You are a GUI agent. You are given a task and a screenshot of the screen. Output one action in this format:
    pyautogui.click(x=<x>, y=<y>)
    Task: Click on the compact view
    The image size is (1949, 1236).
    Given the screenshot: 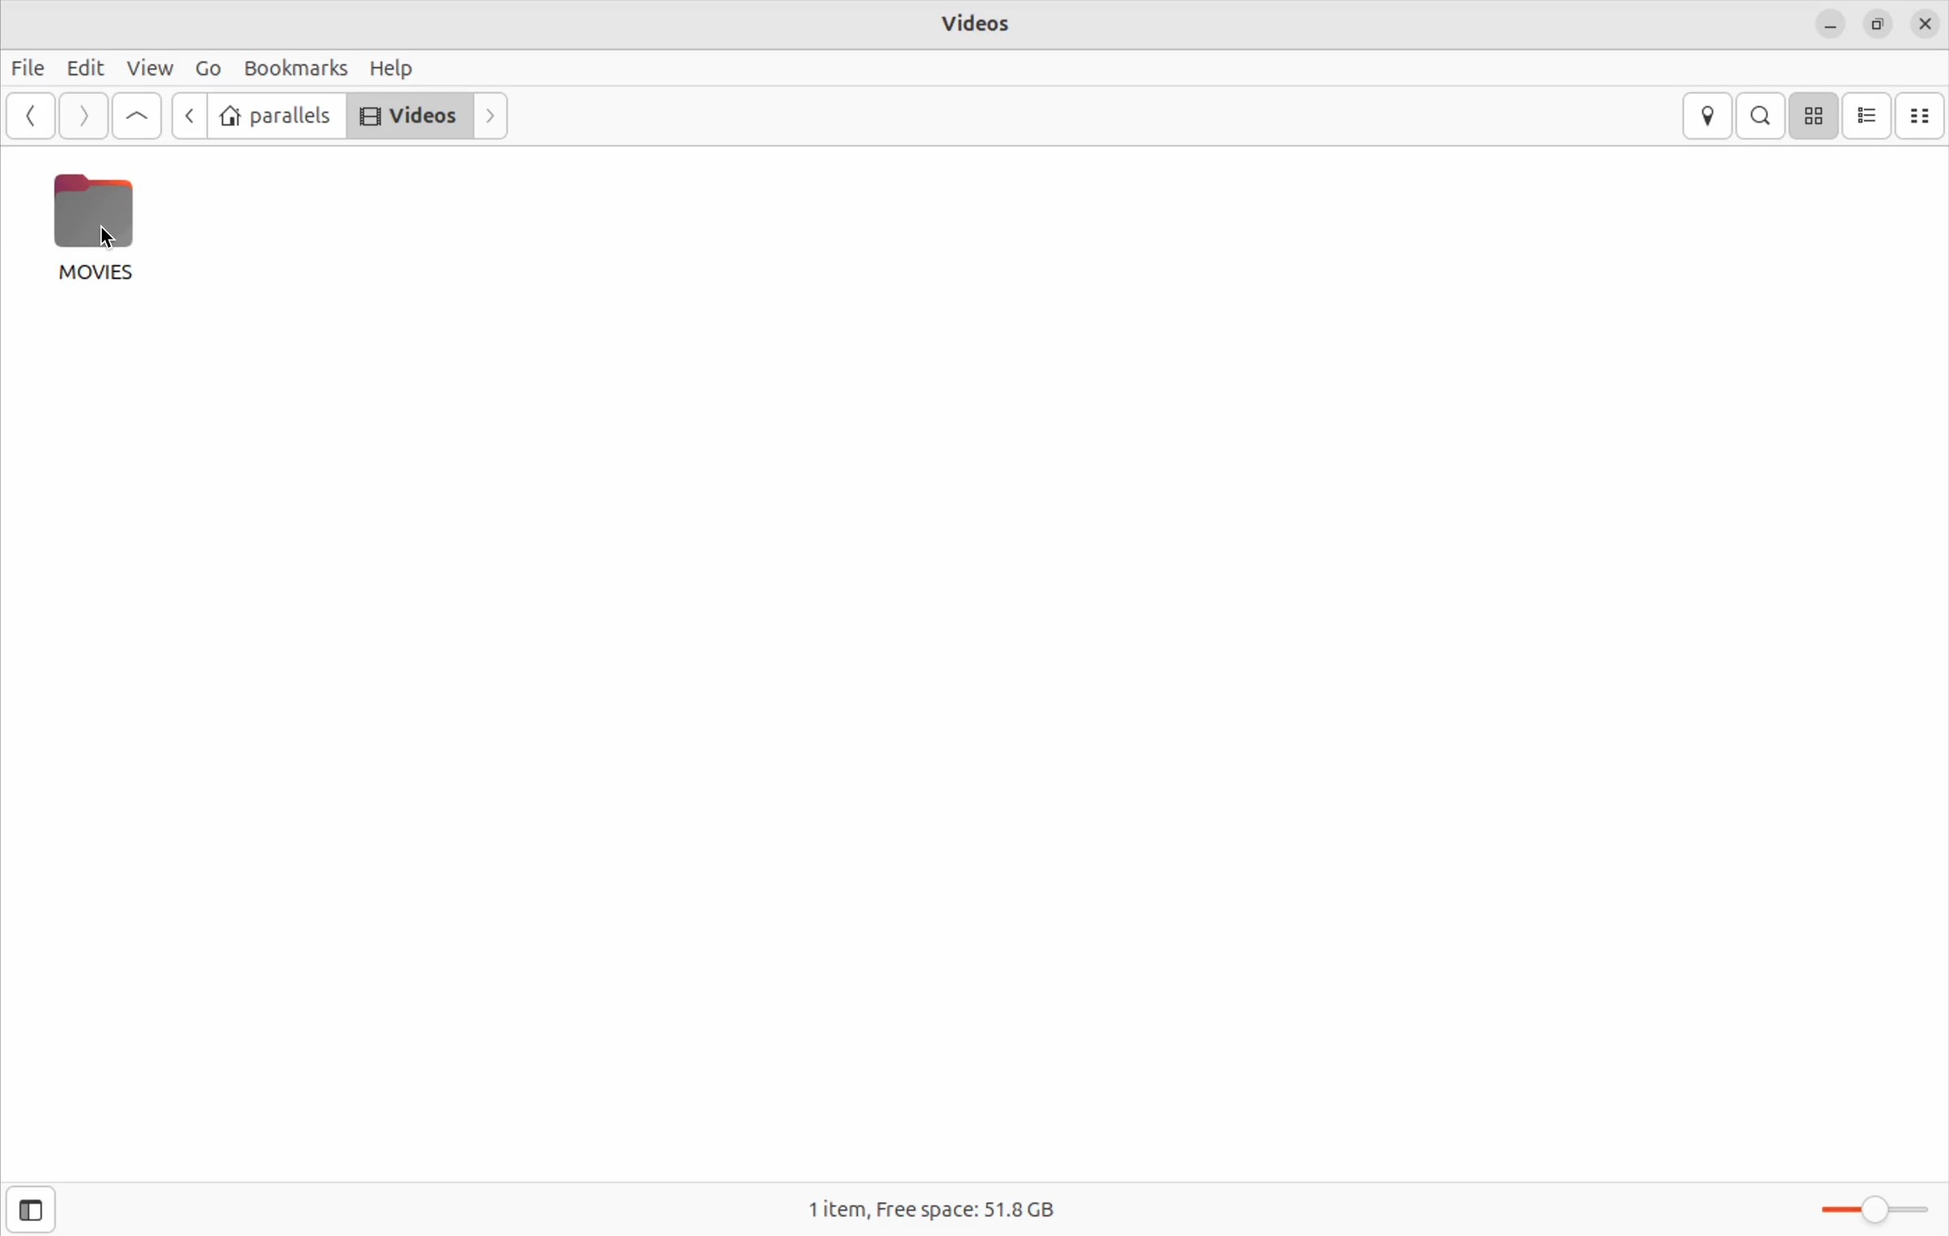 What is the action you would take?
    pyautogui.click(x=1922, y=115)
    